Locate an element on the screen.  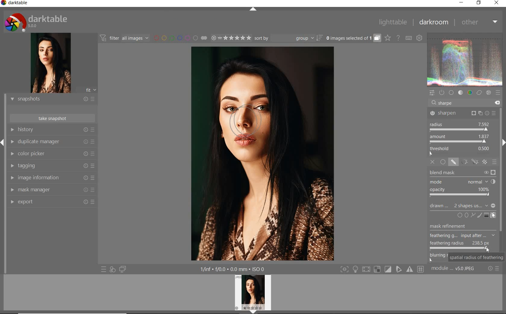
light sign  is located at coordinates (356, 269).